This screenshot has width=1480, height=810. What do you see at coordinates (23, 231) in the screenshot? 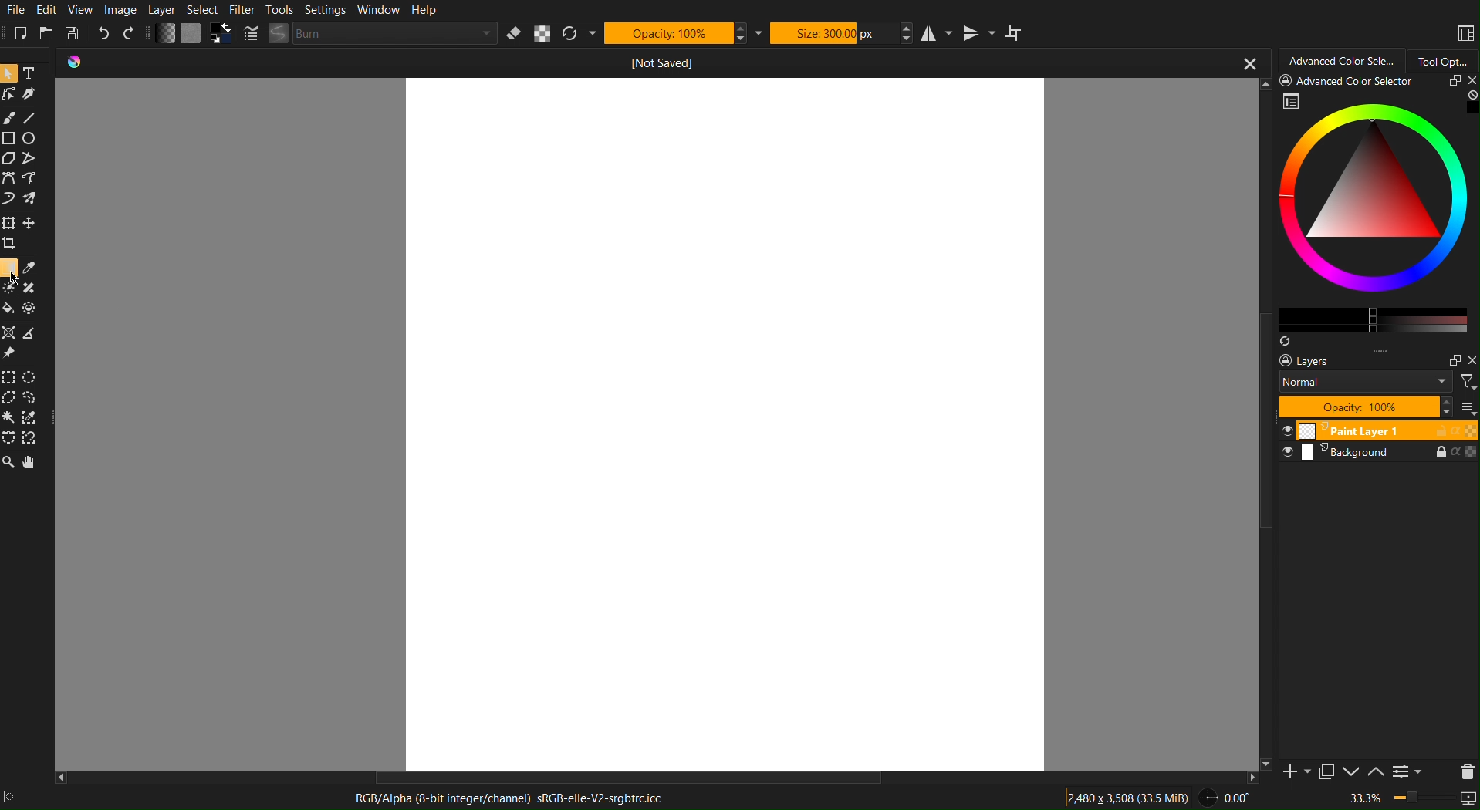
I see `Move Tools` at bounding box center [23, 231].